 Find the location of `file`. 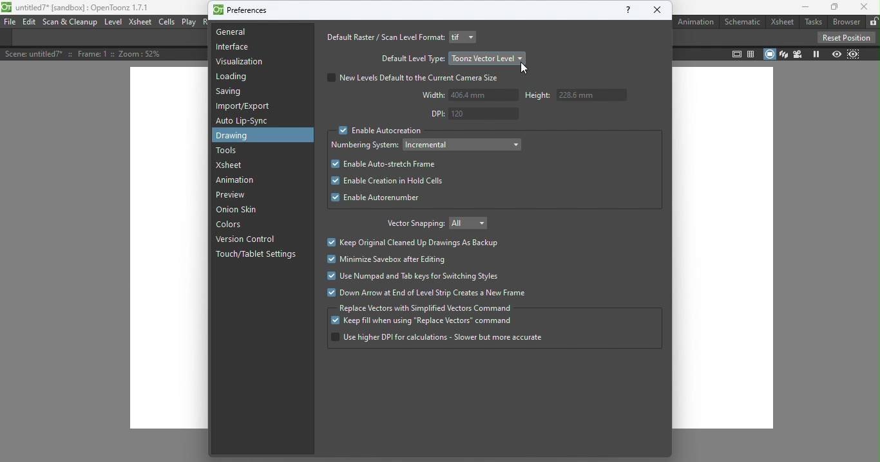

file is located at coordinates (9, 22).